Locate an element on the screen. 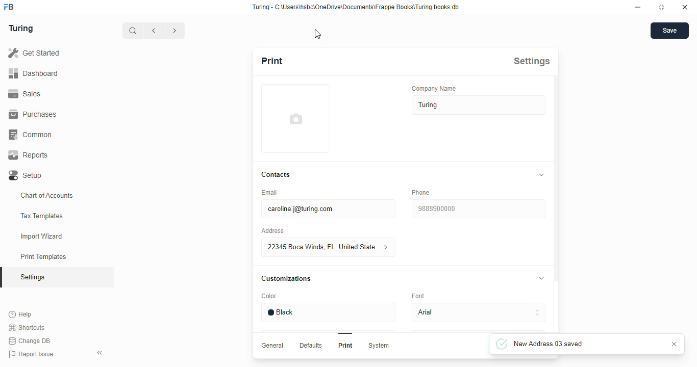 This screenshot has height=367, width=697. print is located at coordinates (272, 61).